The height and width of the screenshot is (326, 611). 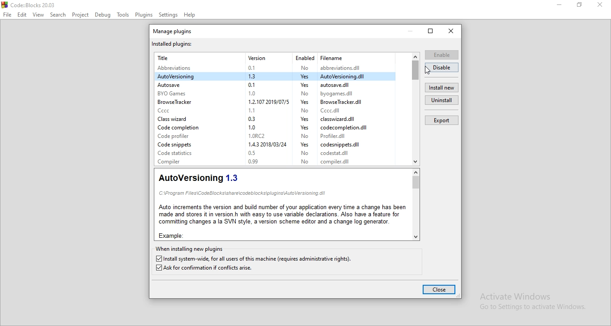 What do you see at coordinates (182, 161) in the screenshot?
I see `Compiler ` at bounding box center [182, 161].